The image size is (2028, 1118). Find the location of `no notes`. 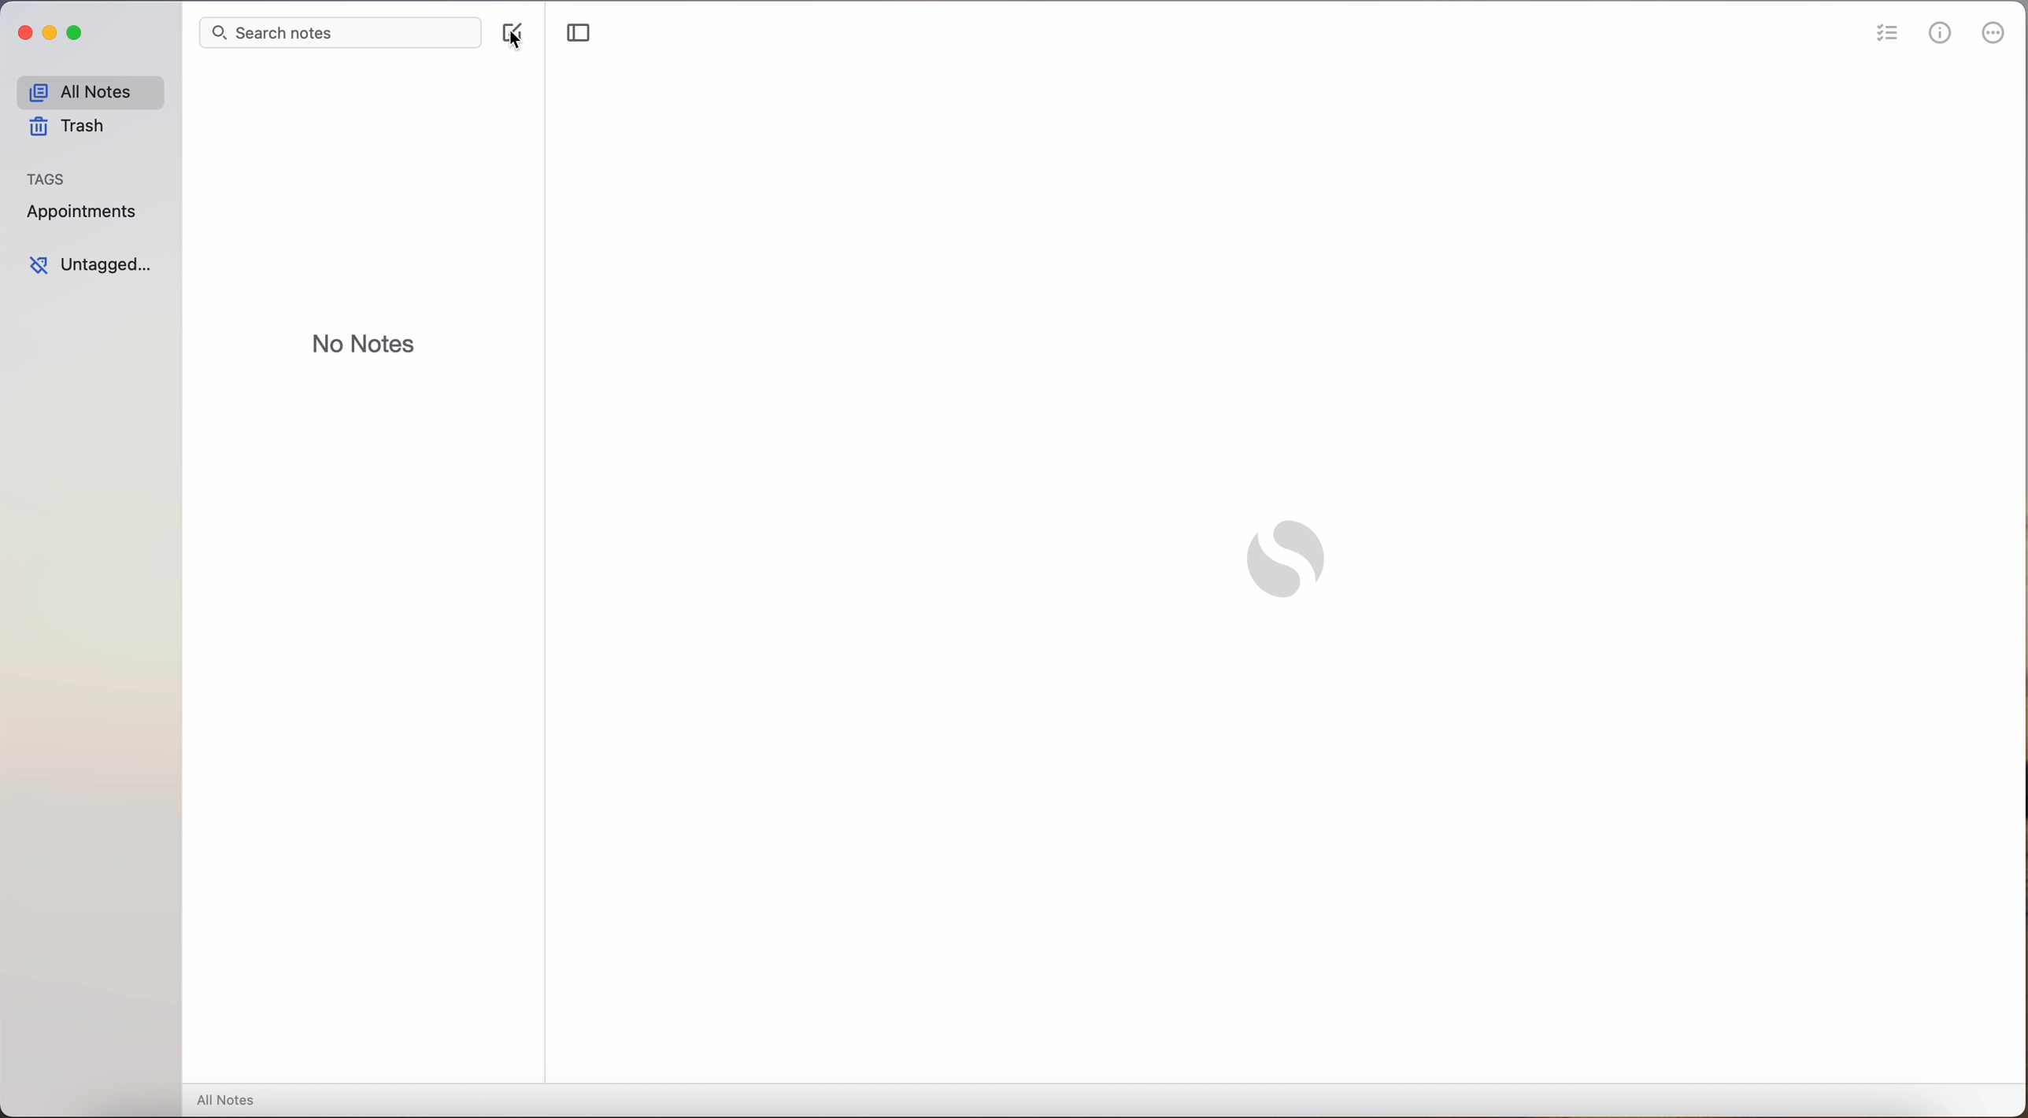

no notes is located at coordinates (368, 342).